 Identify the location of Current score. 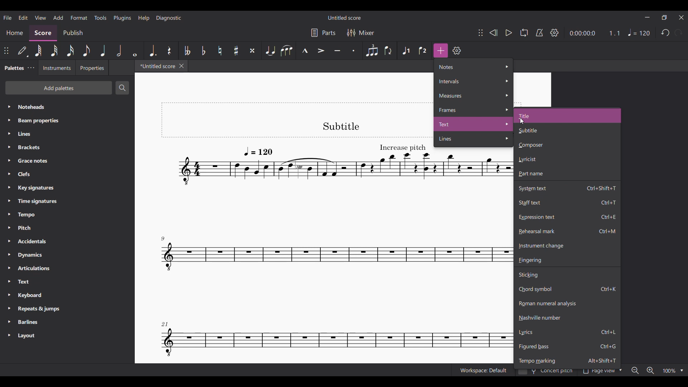
(297, 233).